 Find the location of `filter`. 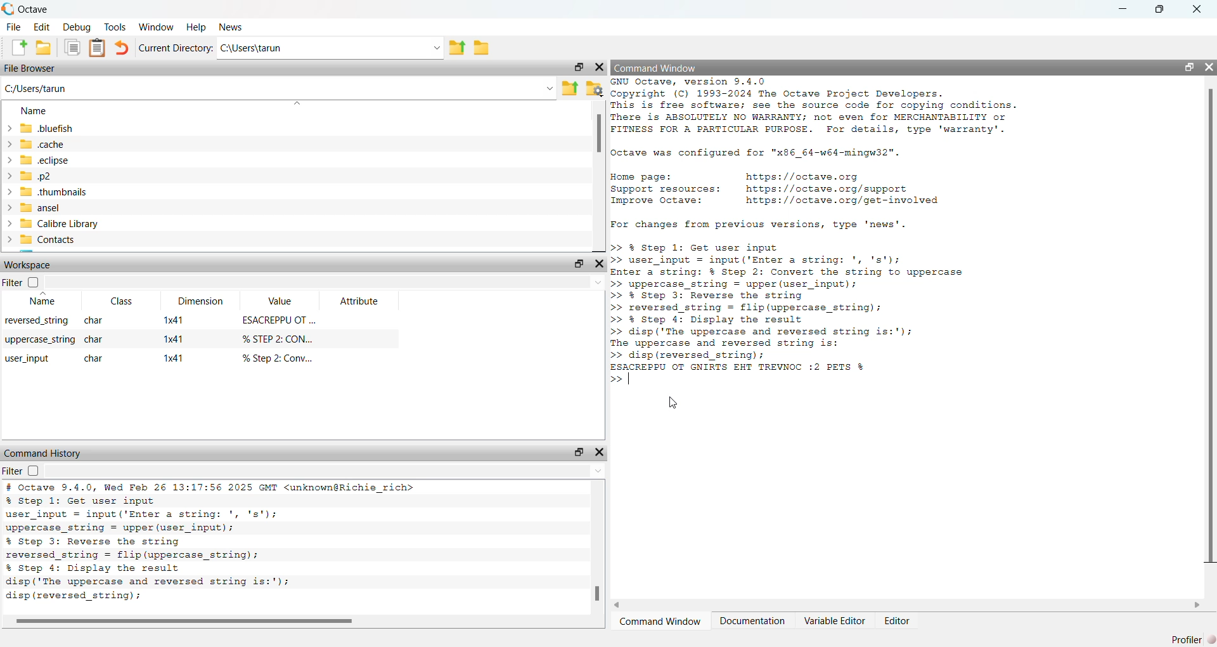

filter is located at coordinates (25, 471).